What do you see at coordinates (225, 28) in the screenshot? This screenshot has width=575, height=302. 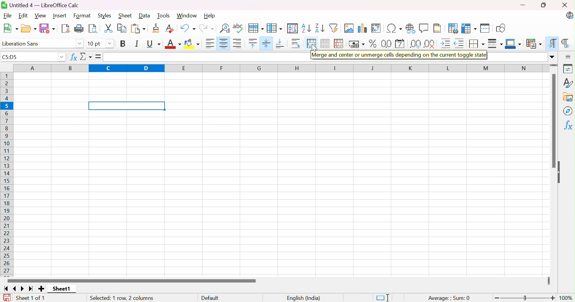 I see `Find and Replace` at bounding box center [225, 28].